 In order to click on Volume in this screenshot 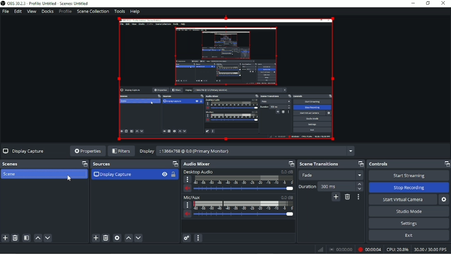, I will do `click(187, 215)`.